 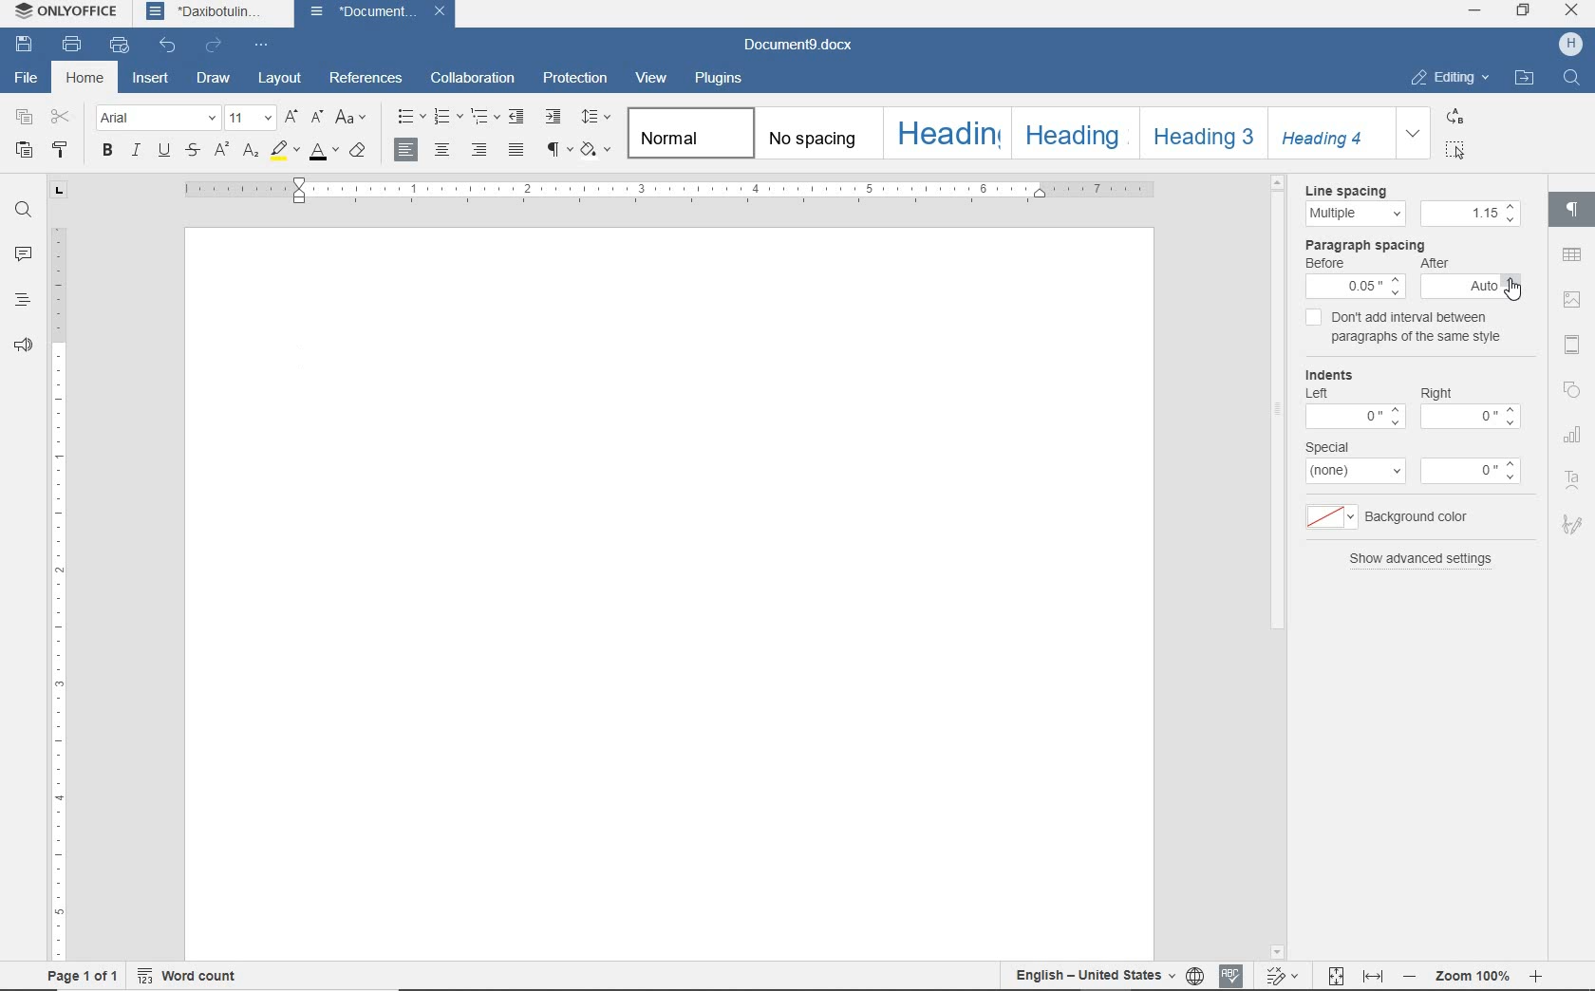 What do you see at coordinates (24, 47) in the screenshot?
I see `save` at bounding box center [24, 47].